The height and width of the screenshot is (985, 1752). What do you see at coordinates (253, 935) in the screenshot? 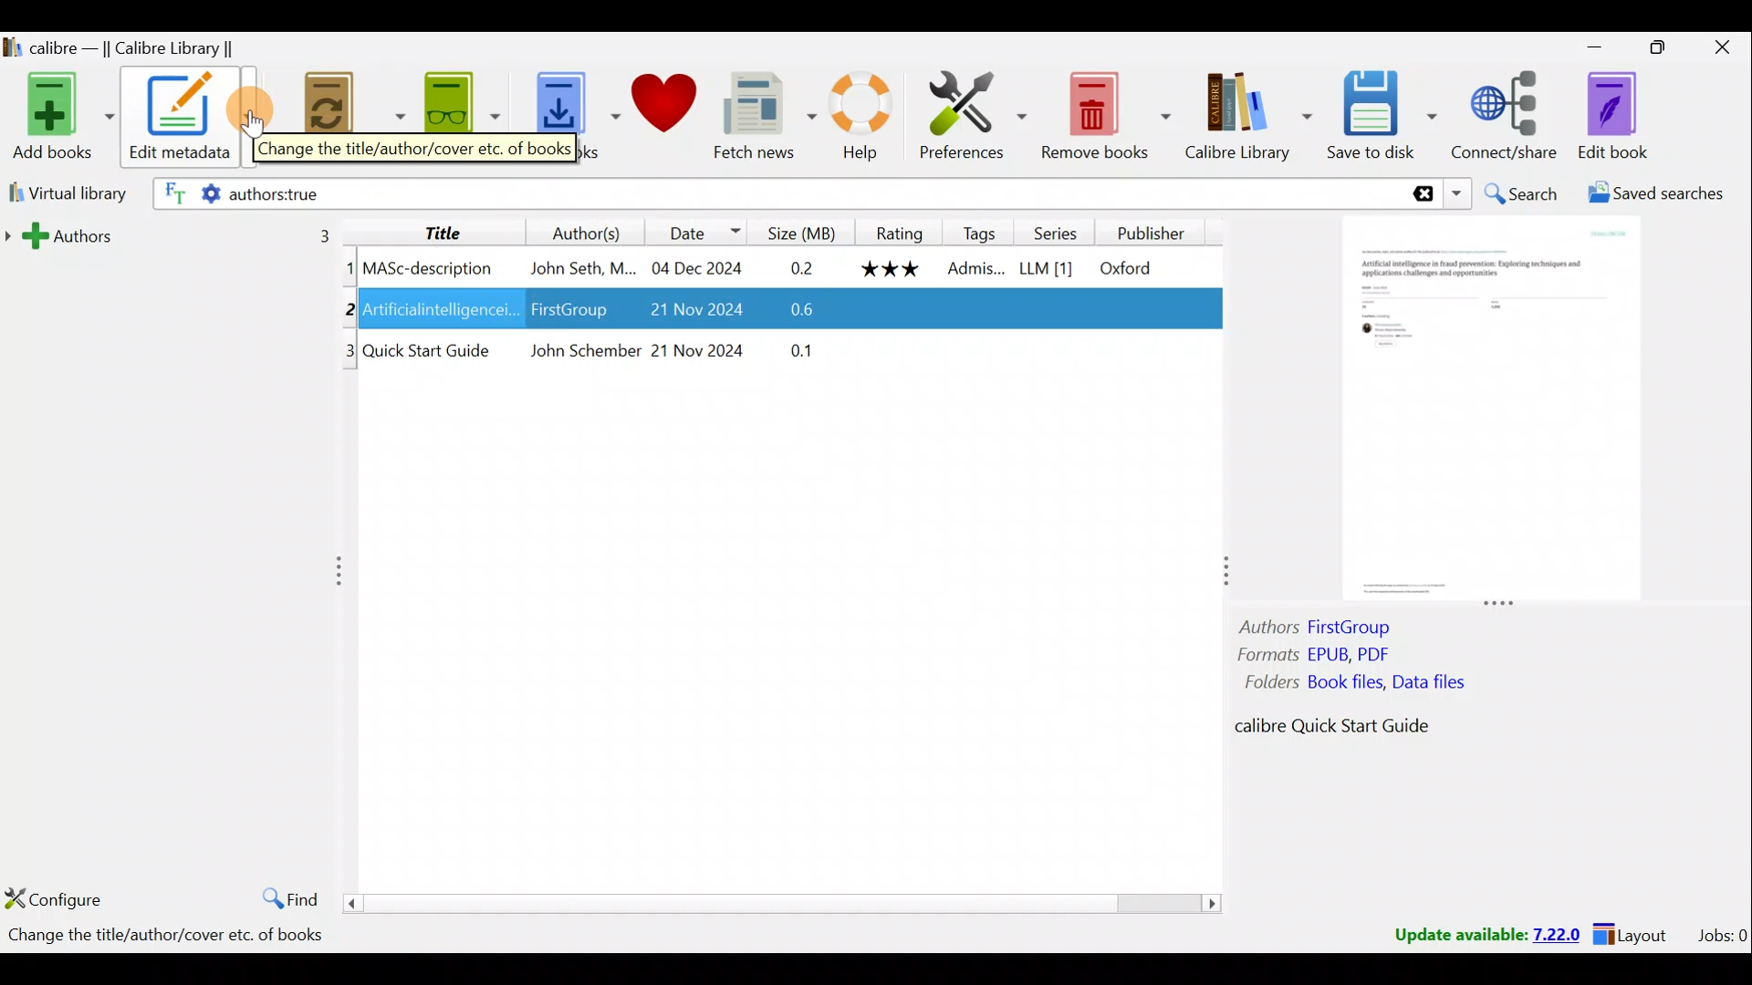
I see `Statistics` at bounding box center [253, 935].